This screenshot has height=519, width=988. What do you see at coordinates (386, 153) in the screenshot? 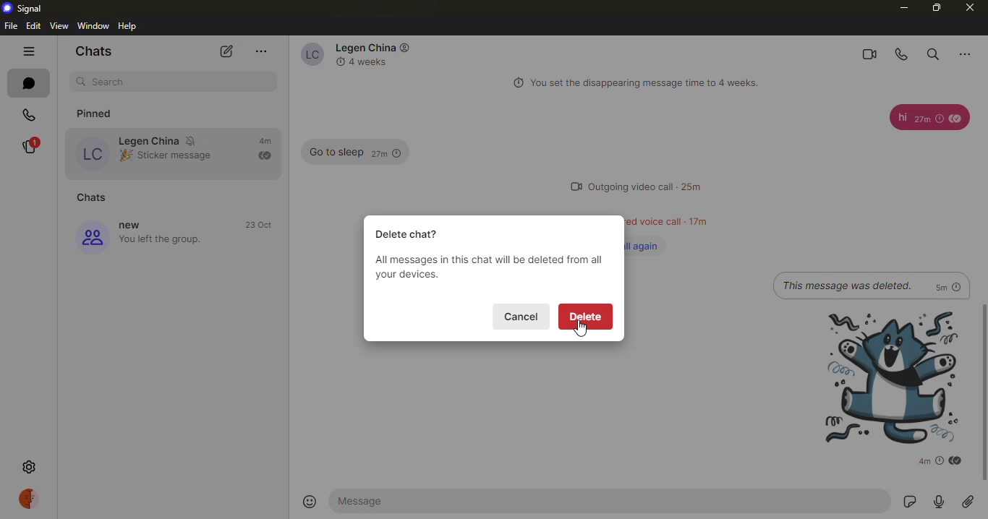
I see `time` at bounding box center [386, 153].